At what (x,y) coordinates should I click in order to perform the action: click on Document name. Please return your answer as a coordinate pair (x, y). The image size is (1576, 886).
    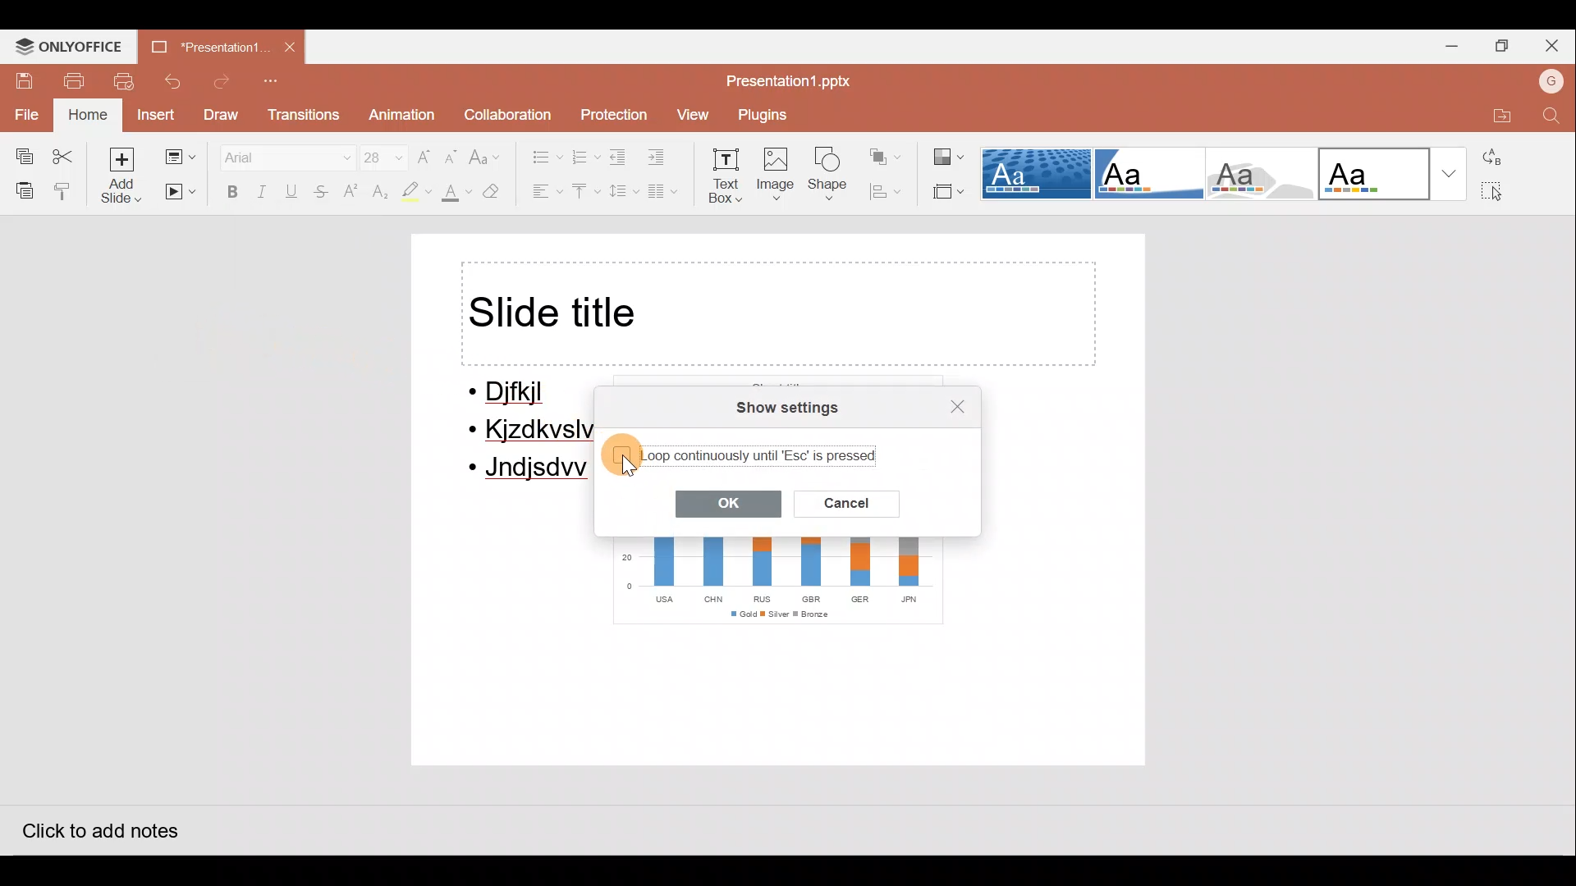
    Looking at the image, I should click on (201, 43).